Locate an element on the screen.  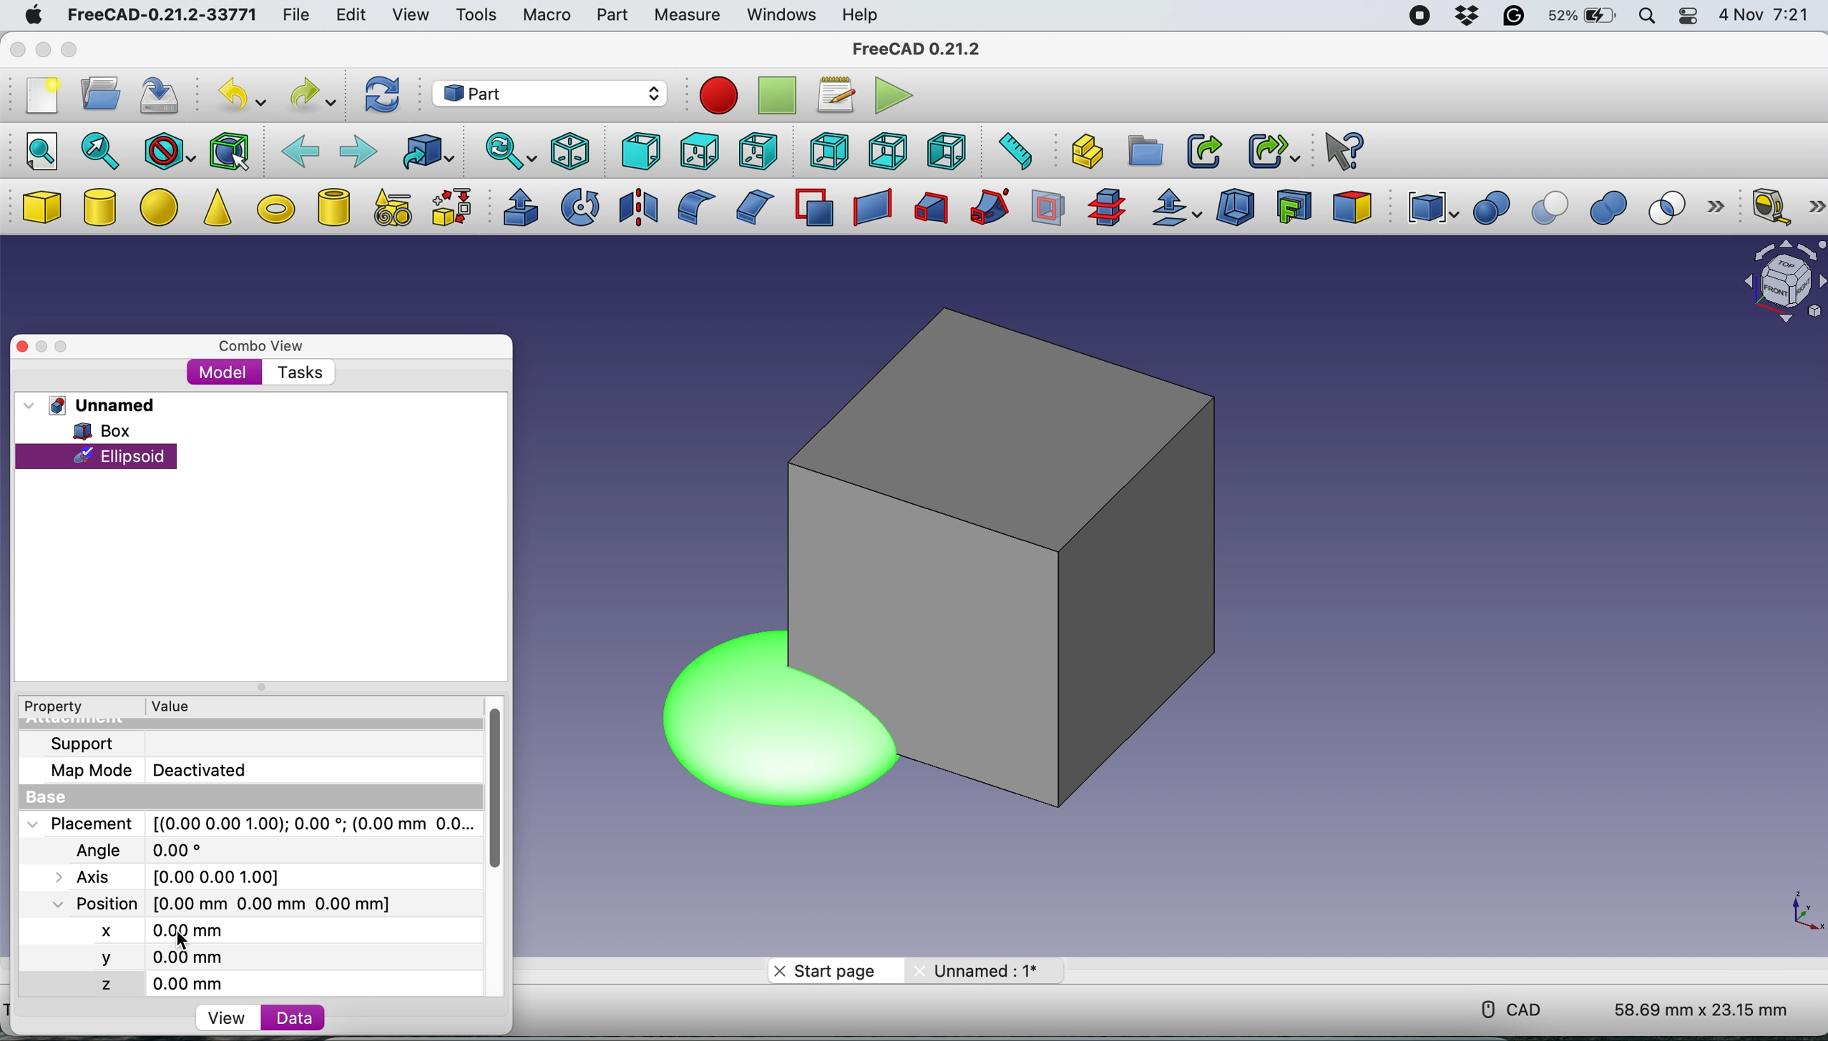
cone is located at coordinates (217, 210).